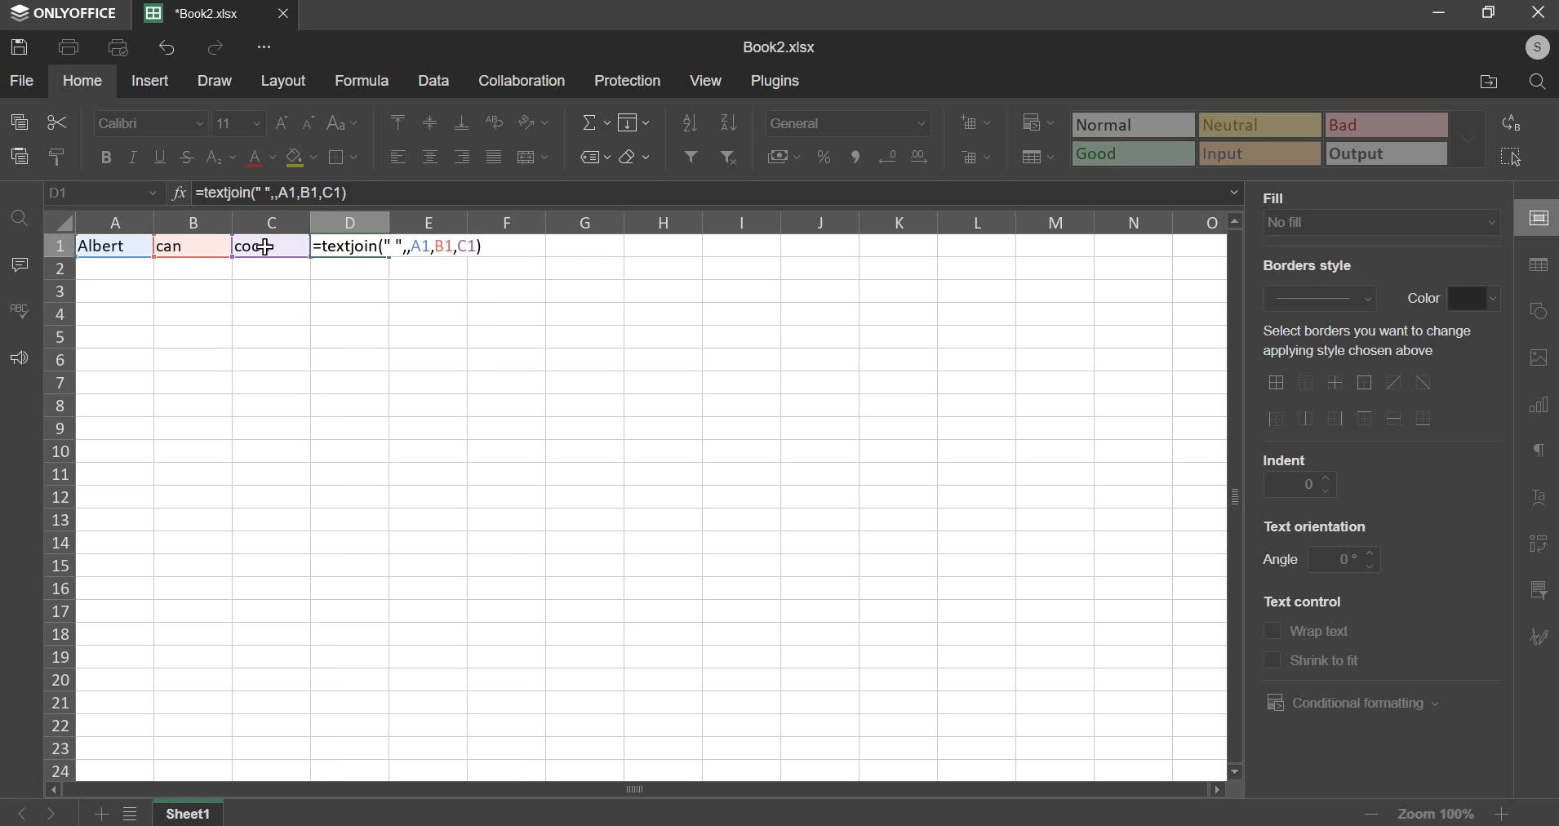 The image size is (1559, 826). I want to click on sum, so click(596, 121).